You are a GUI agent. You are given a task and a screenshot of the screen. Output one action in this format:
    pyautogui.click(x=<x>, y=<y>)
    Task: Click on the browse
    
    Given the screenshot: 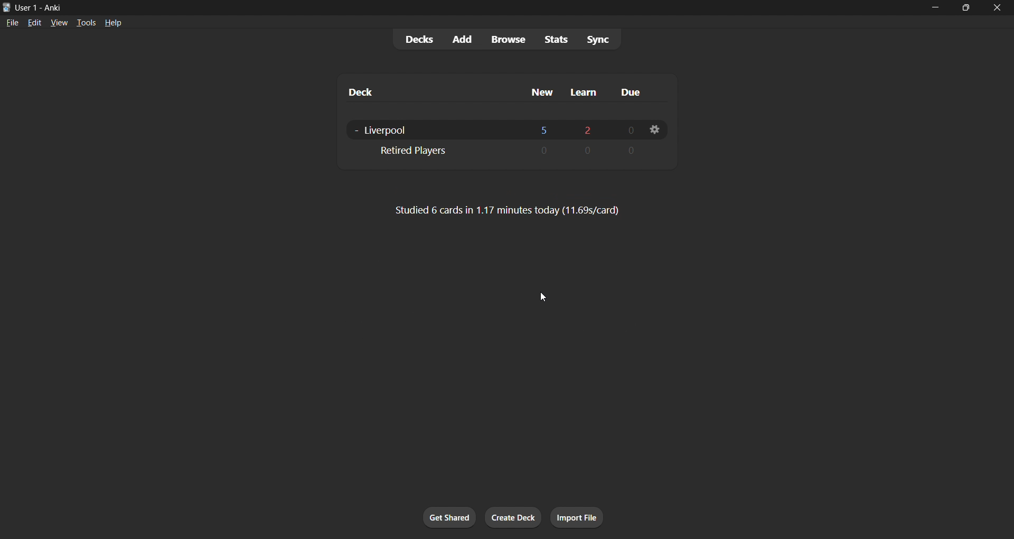 What is the action you would take?
    pyautogui.click(x=506, y=40)
    